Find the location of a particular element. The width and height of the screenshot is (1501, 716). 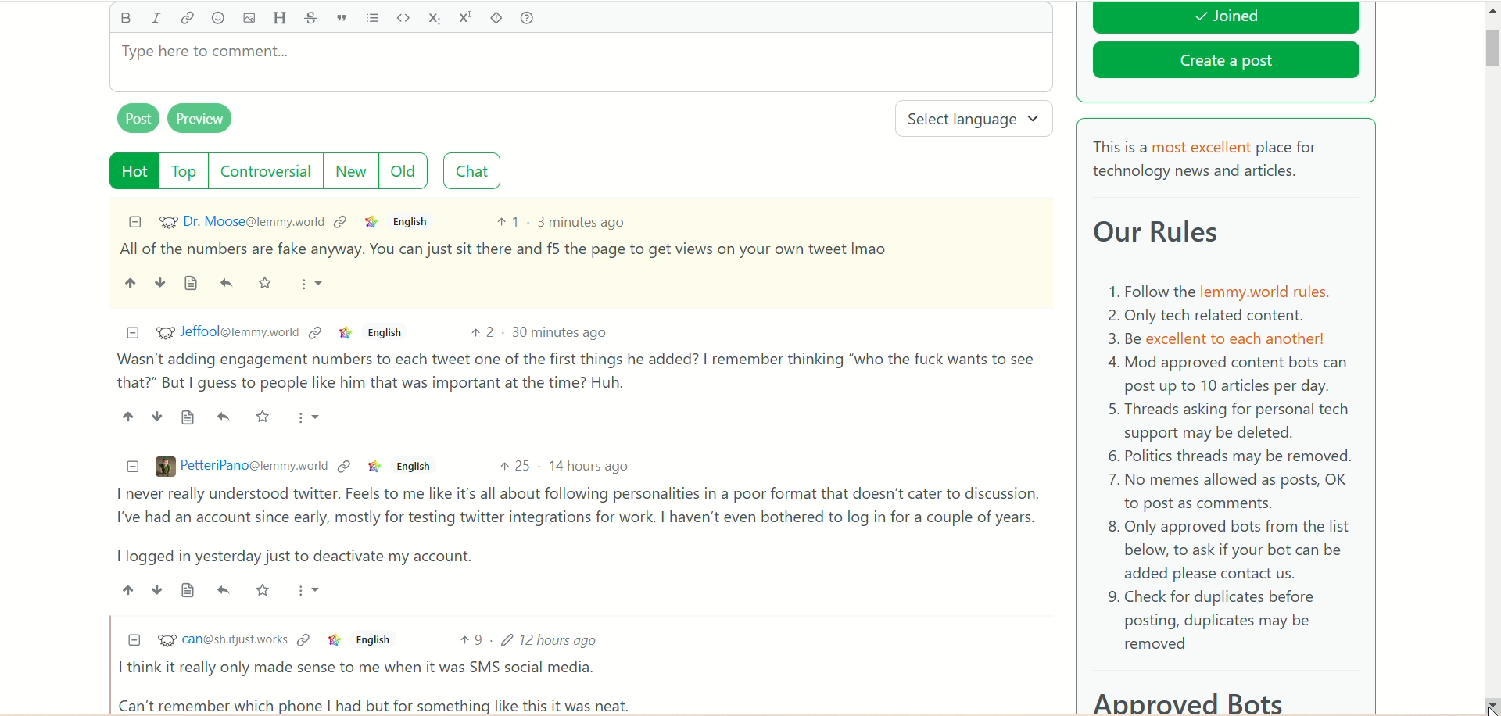

old is located at coordinates (404, 170).